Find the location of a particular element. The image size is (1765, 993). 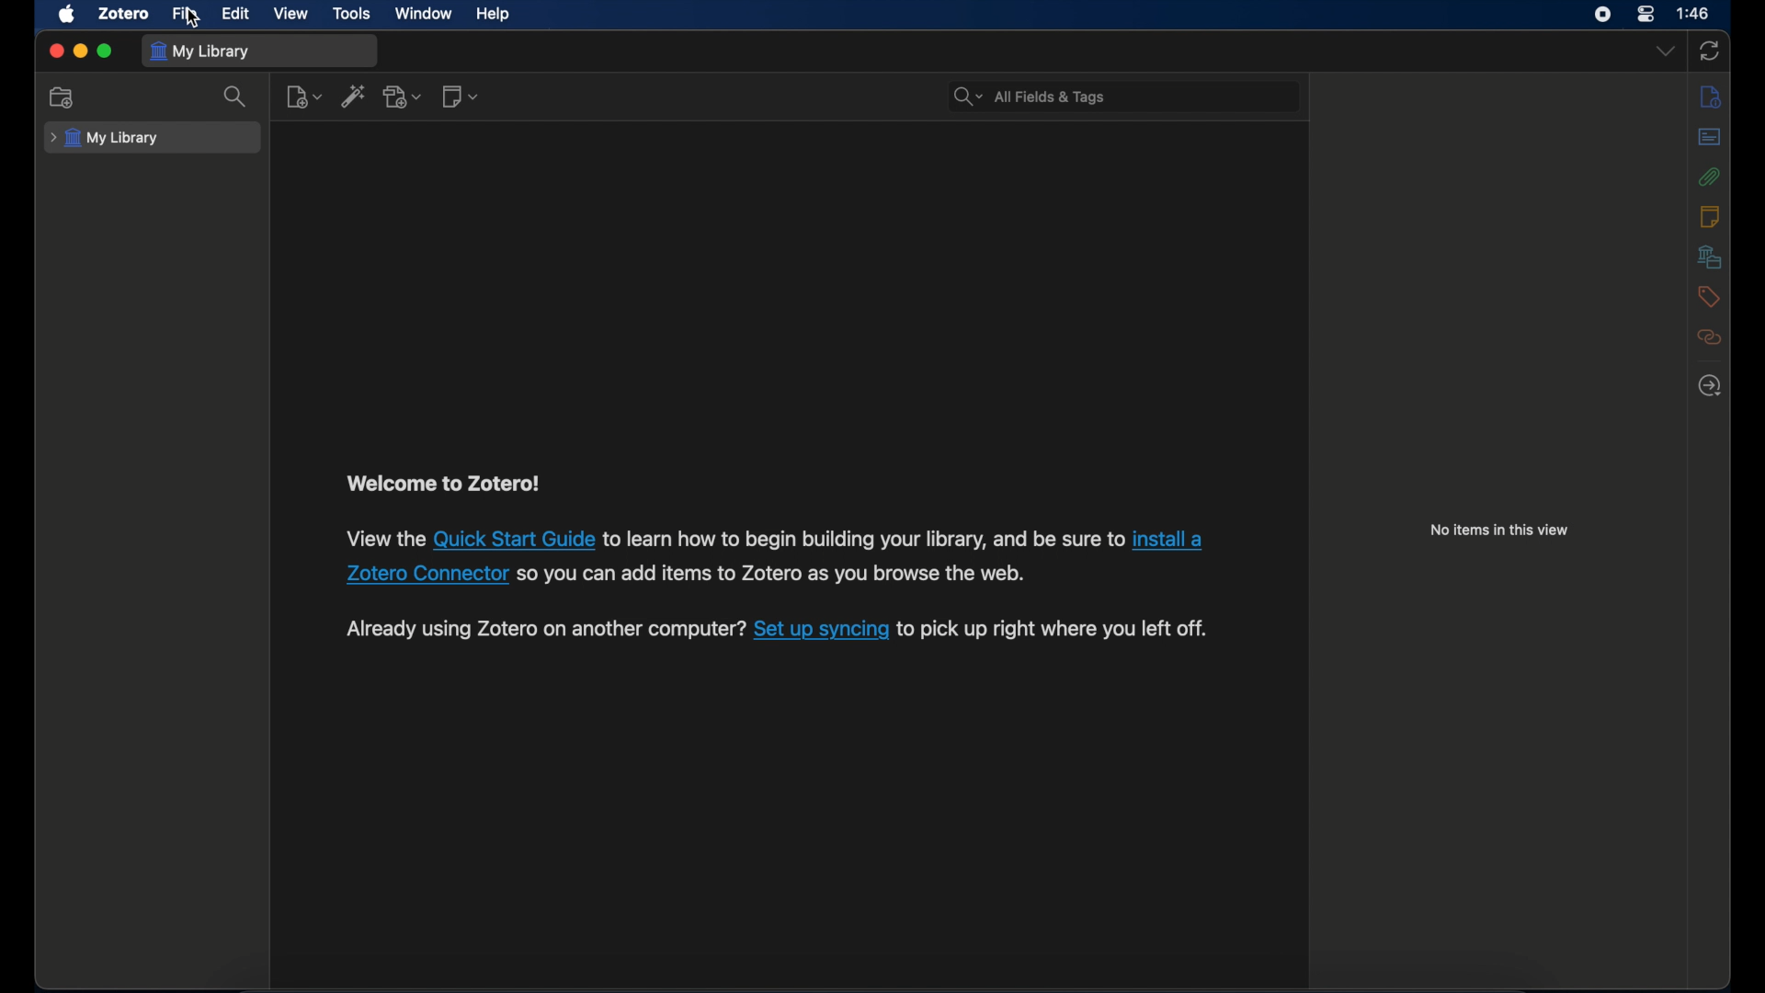

help is located at coordinates (493, 14).